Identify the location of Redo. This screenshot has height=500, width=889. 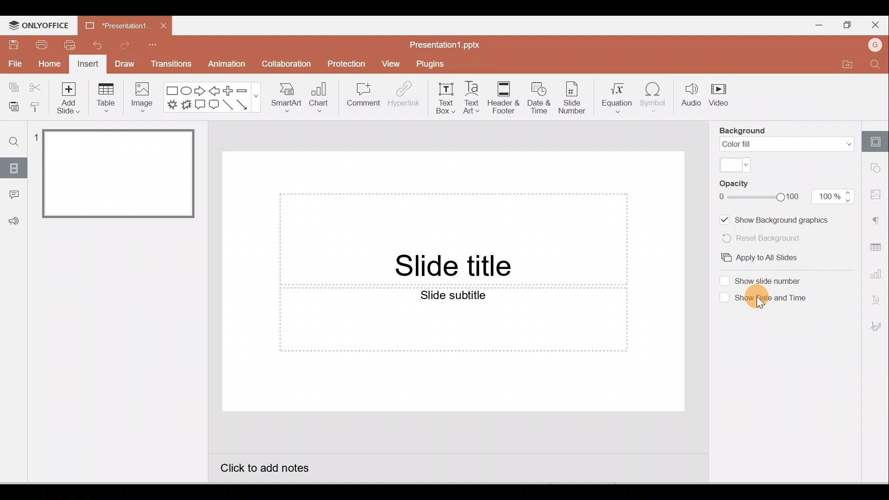
(128, 44).